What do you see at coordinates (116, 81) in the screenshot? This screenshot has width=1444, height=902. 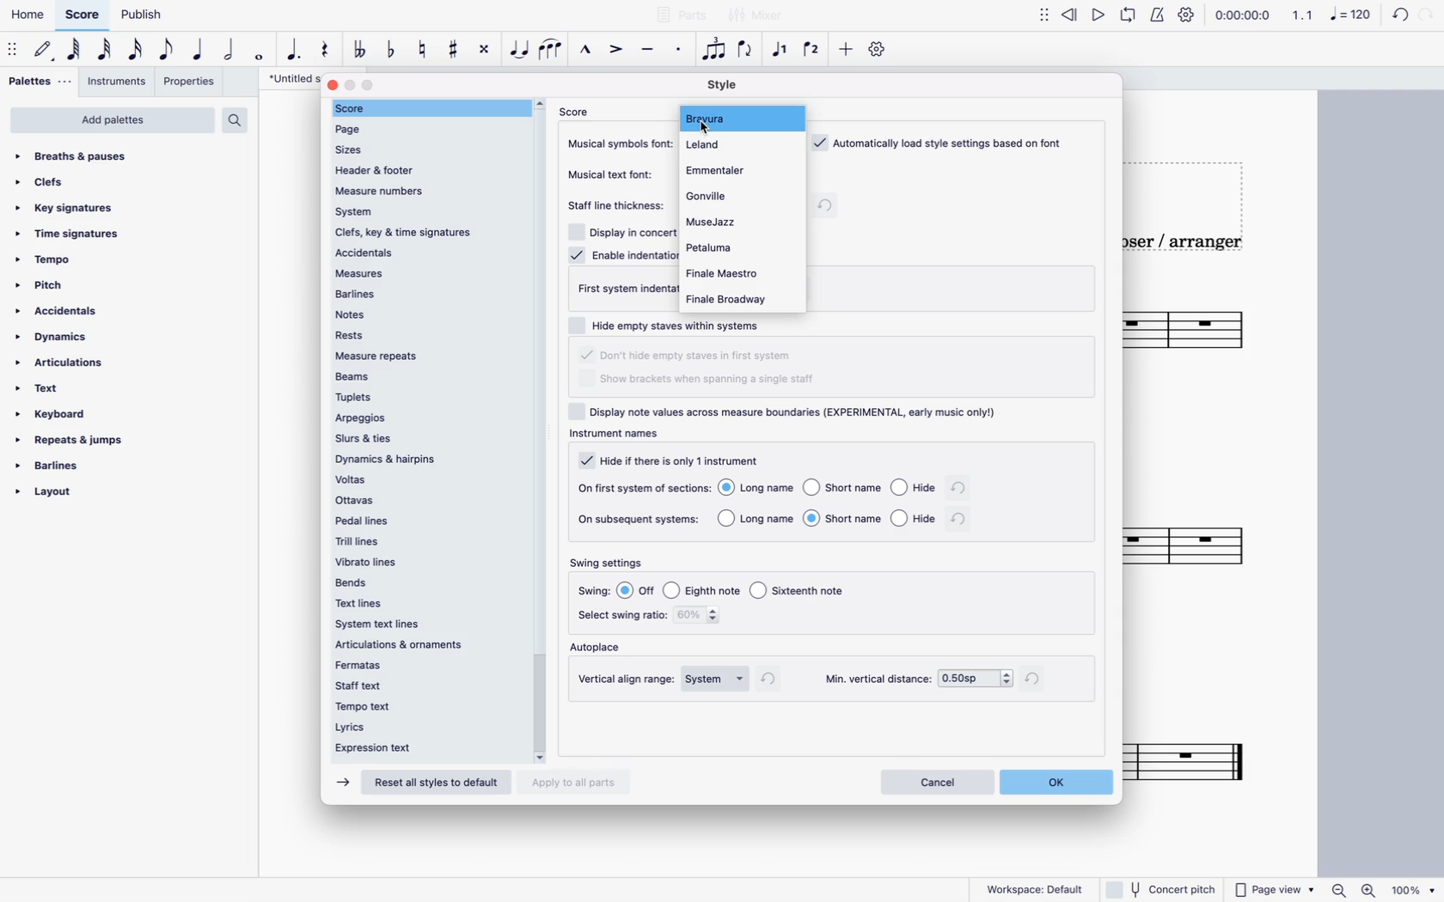 I see `instruments` at bounding box center [116, 81].